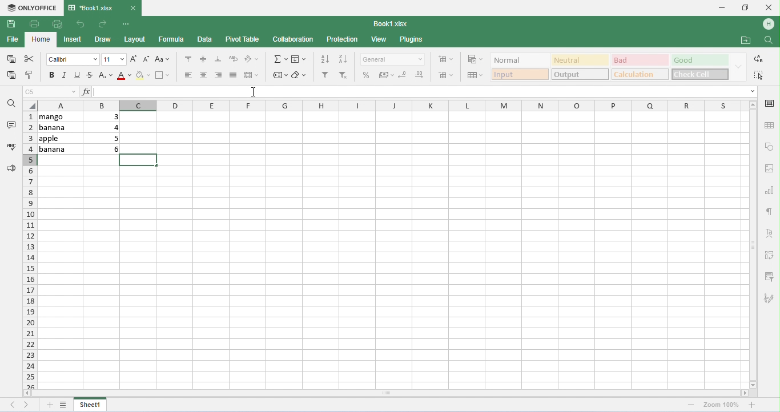 Image resolution: width=780 pixels, height=412 pixels. Describe the element at coordinates (345, 76) in the screenshot. I see `remove filter` at that location.